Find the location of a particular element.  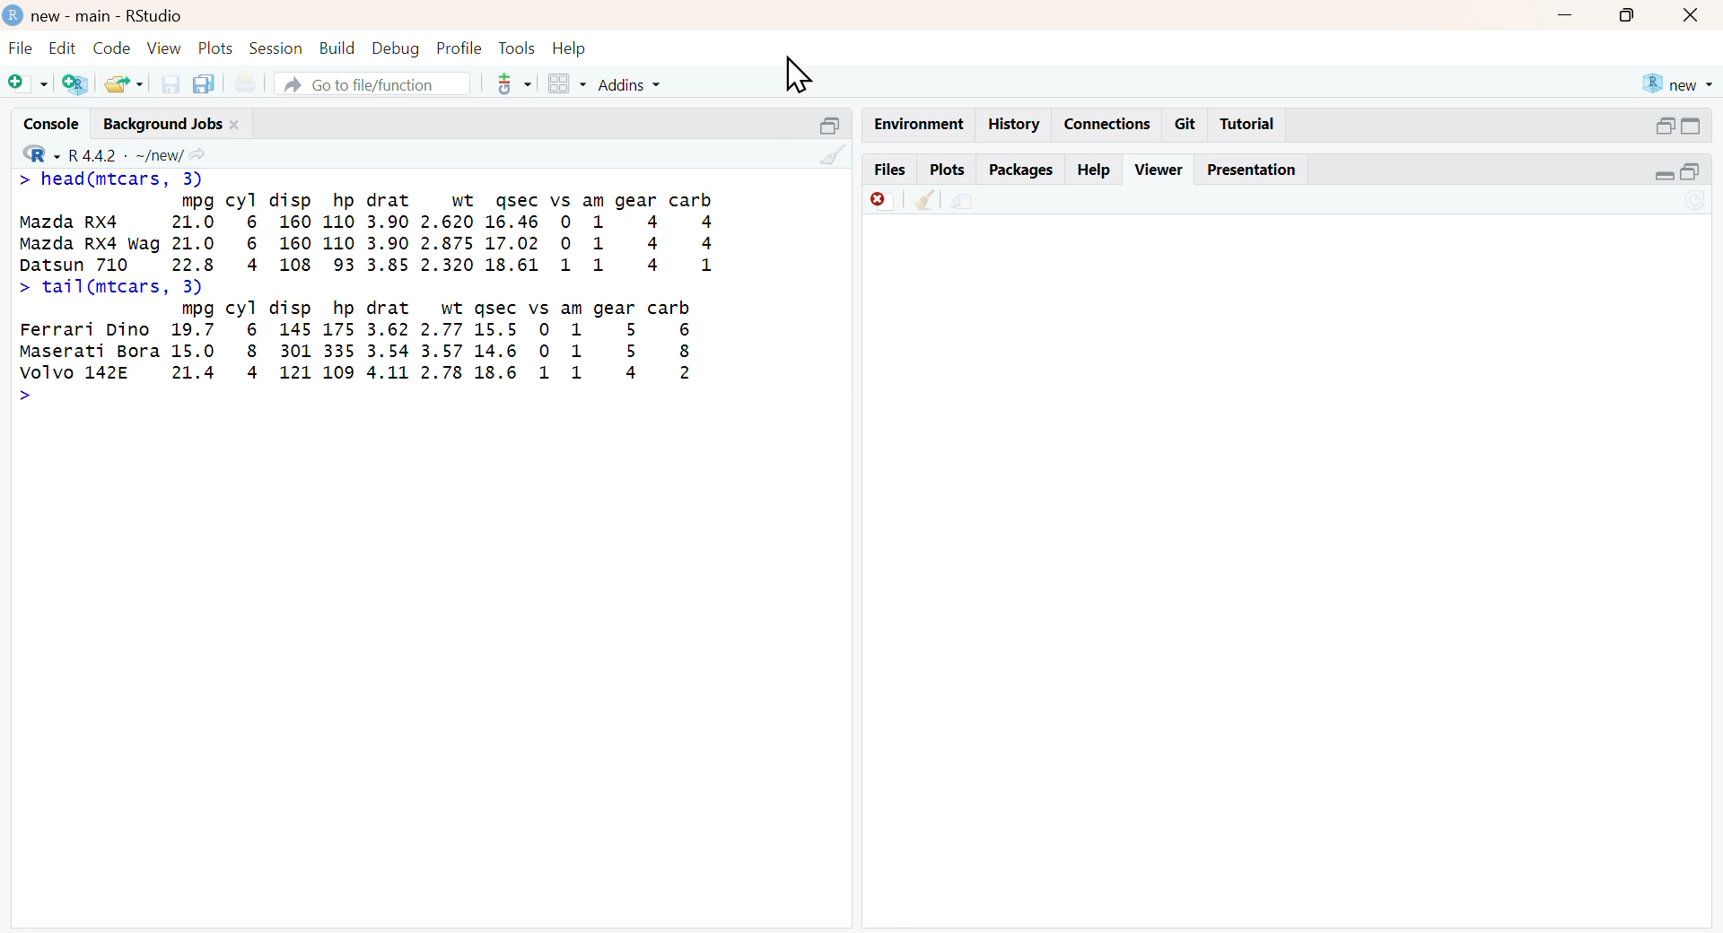

View is located at coordinates (163, 48).